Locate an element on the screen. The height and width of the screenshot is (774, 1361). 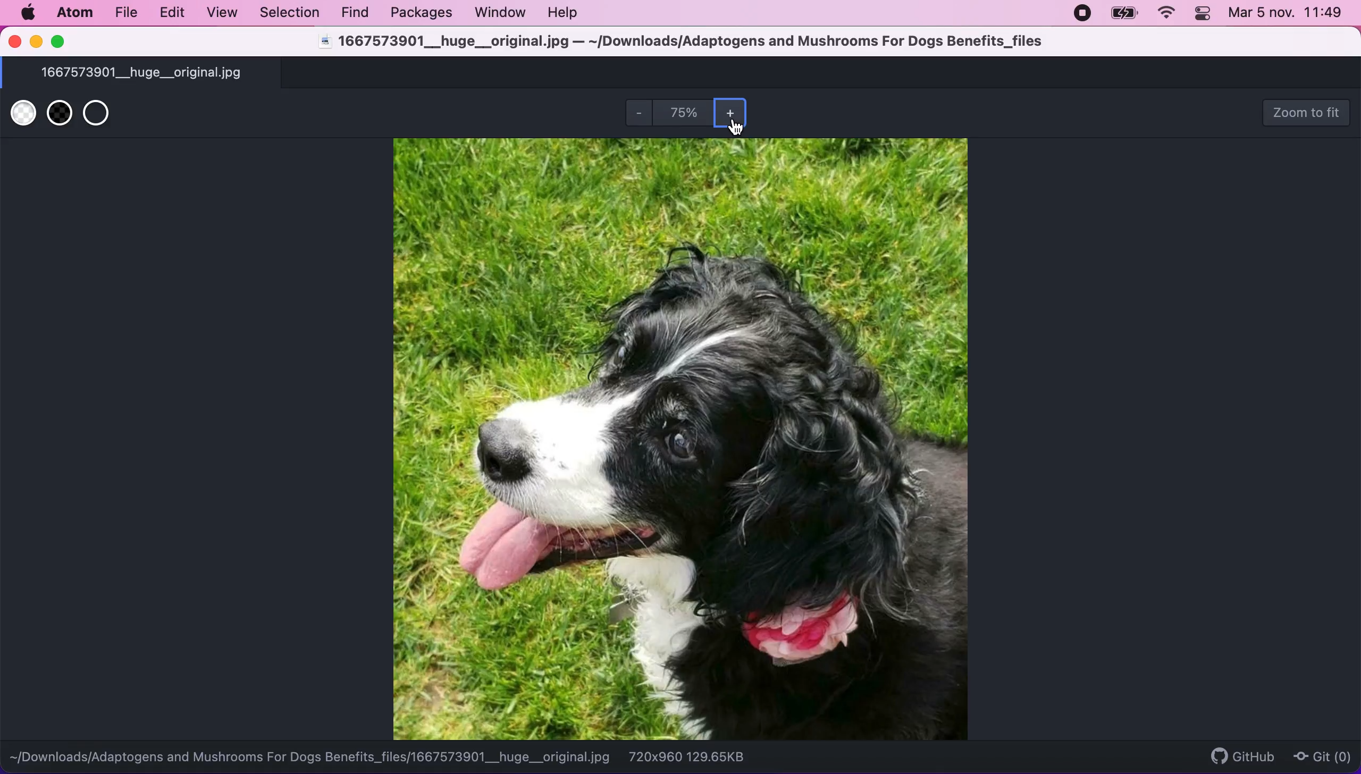
720x960 129.65kb is located at coordinates (699, 756).